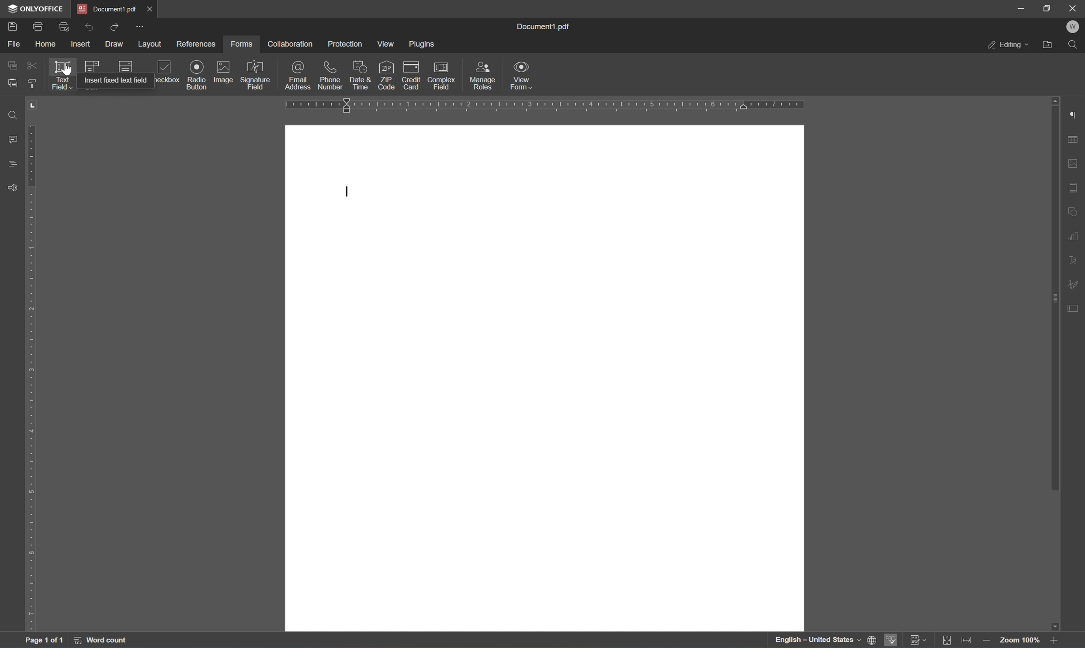 This screenshot has height=648, width=1085. I want to click on paragraph settings, so click(1076, 114).